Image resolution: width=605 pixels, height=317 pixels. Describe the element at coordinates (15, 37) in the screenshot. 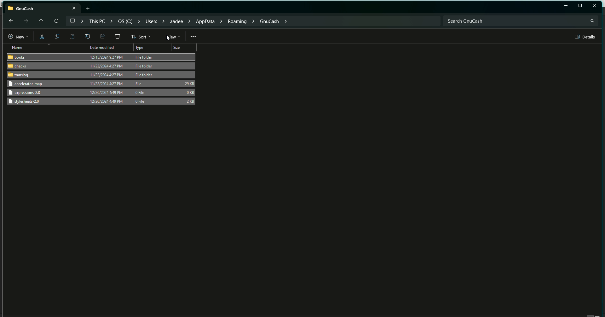

I see `New` at that location.